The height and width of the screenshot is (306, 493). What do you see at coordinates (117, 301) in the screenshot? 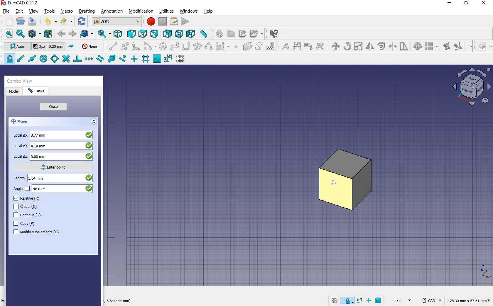
I see `dimension` at bounding box center [117, 301].